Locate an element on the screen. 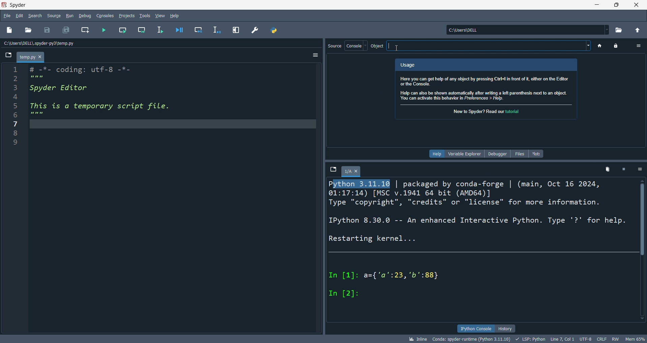  view is located at coordinates (159, 15).